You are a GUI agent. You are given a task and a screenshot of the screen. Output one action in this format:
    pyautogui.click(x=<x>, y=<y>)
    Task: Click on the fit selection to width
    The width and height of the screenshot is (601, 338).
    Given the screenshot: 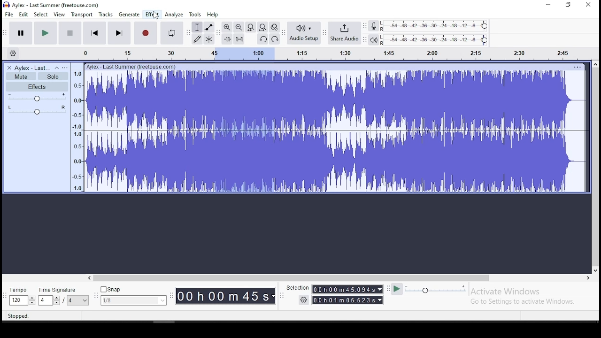 What is the action you would take?
    pyautogui.click(x=250, y=27)
    